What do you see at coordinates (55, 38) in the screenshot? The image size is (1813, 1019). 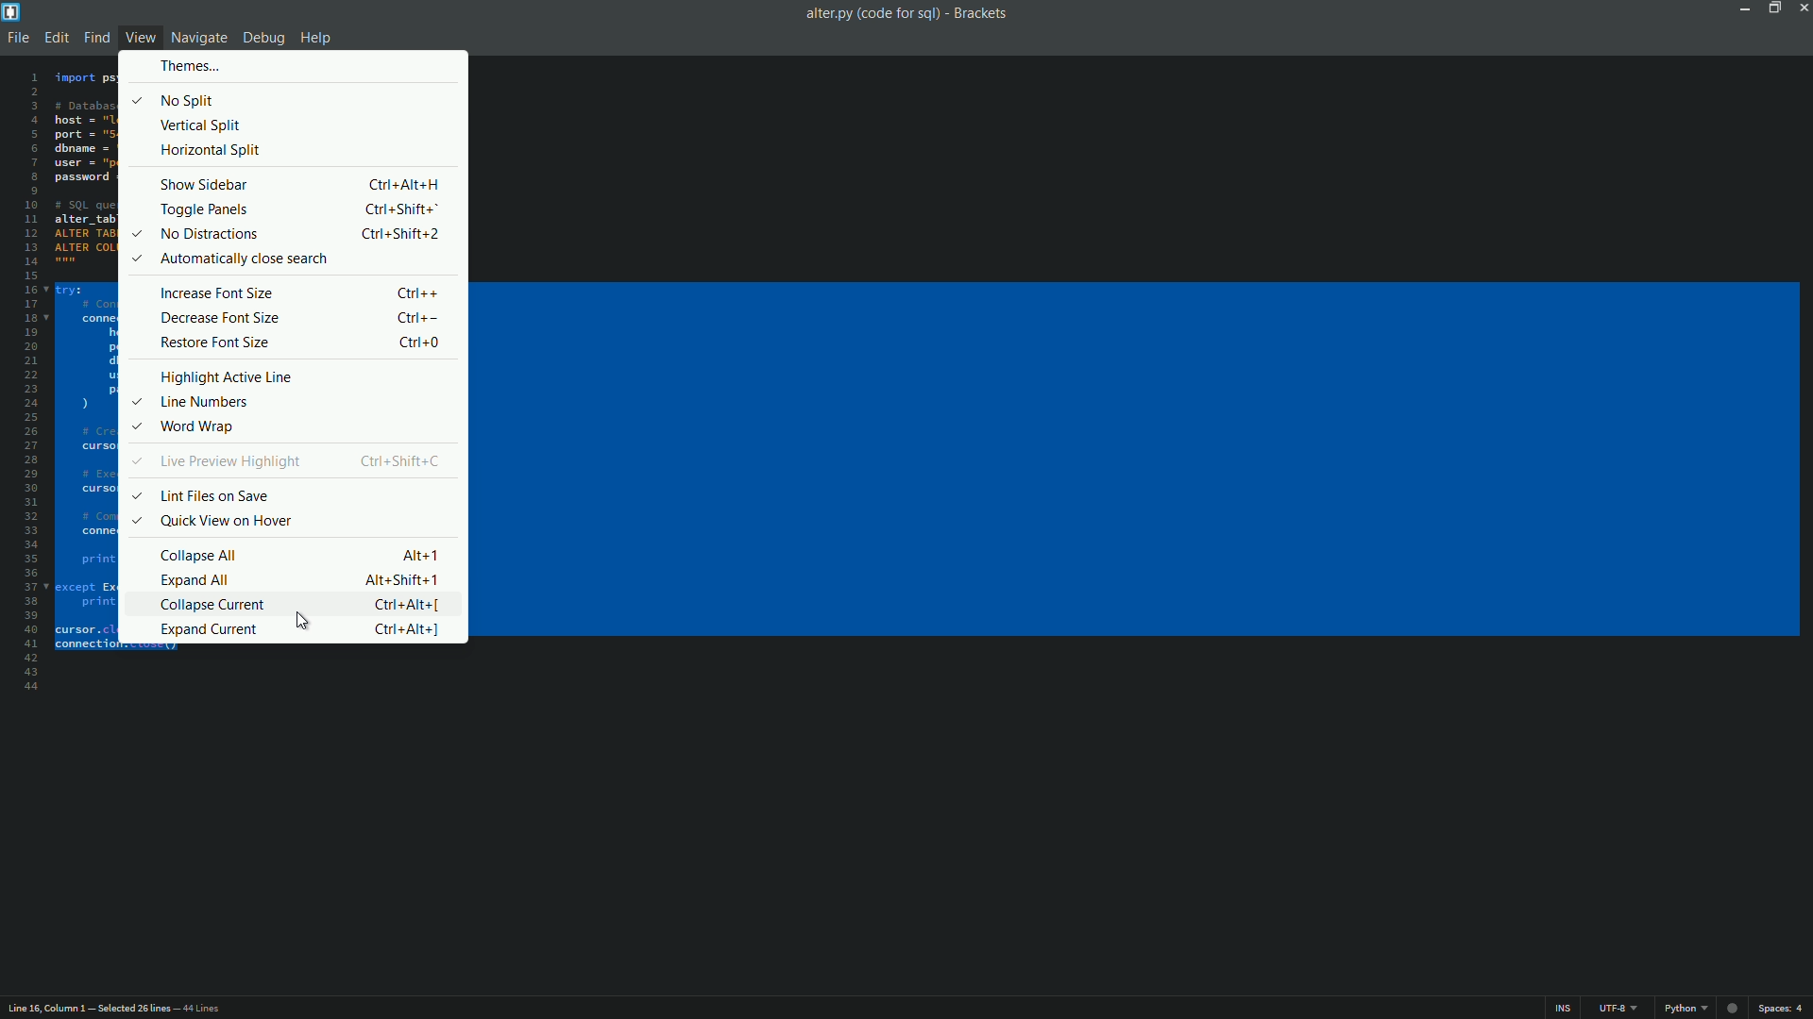 I see `edit menu` at bounding box center [55, 38].